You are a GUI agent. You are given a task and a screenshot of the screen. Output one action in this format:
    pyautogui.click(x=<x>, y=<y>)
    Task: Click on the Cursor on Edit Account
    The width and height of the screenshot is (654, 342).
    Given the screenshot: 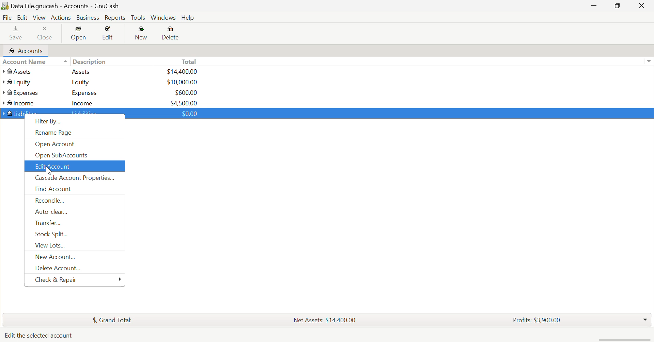 What is the action you would take?
    pyautogui.click(x=47, y=169)
    